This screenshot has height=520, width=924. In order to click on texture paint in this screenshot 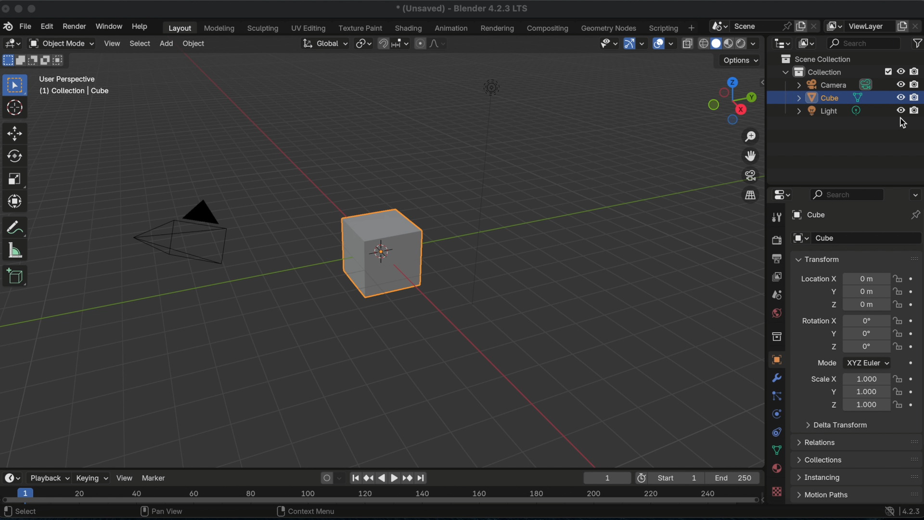, I will do `click(360, 28)`.